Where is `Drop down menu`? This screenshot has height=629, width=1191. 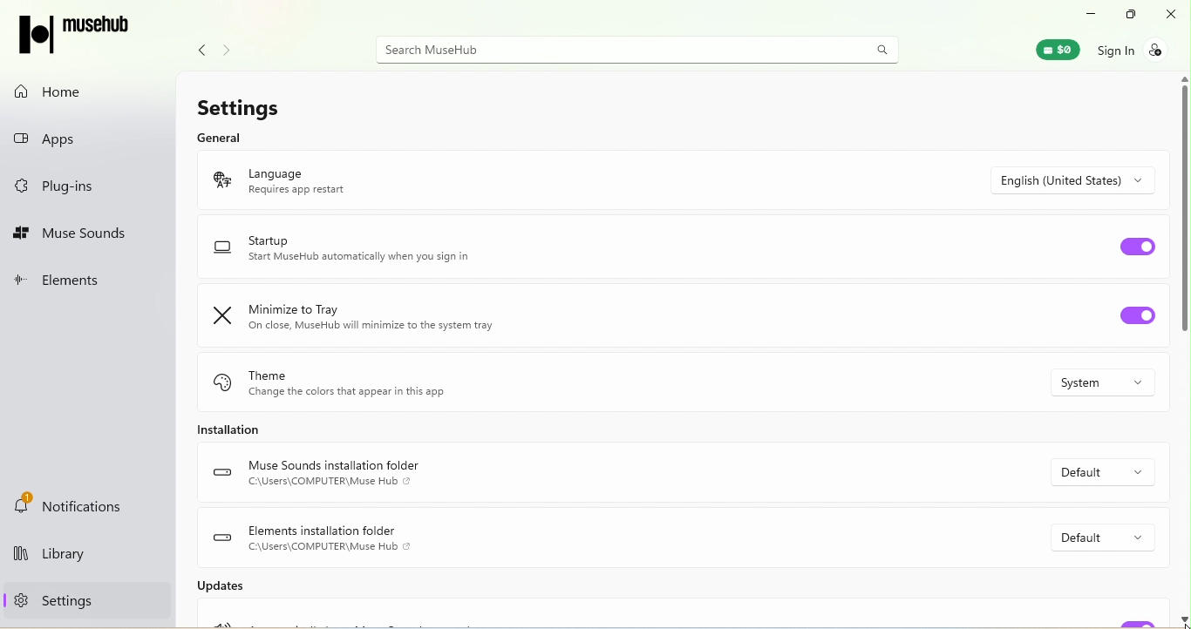 Drop down menu is located at coordinates (1098, 532).